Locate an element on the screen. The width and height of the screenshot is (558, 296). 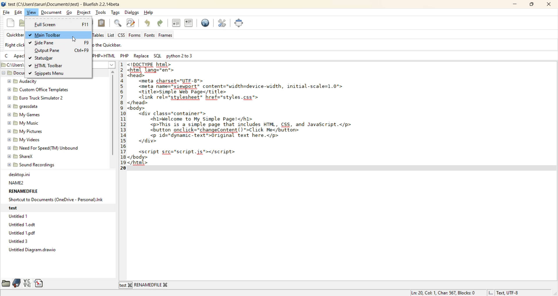
dialogs is located at coordinates (132, 12).